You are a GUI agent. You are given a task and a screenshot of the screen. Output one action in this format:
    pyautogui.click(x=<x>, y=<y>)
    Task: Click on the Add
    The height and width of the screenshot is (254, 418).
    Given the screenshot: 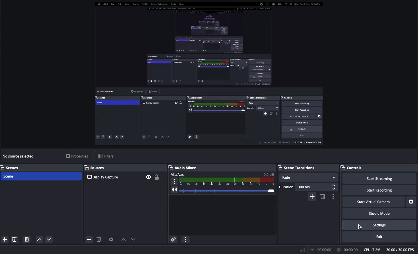 What is the action you would take?
    pyautogui.click(x=4, y=239)
    